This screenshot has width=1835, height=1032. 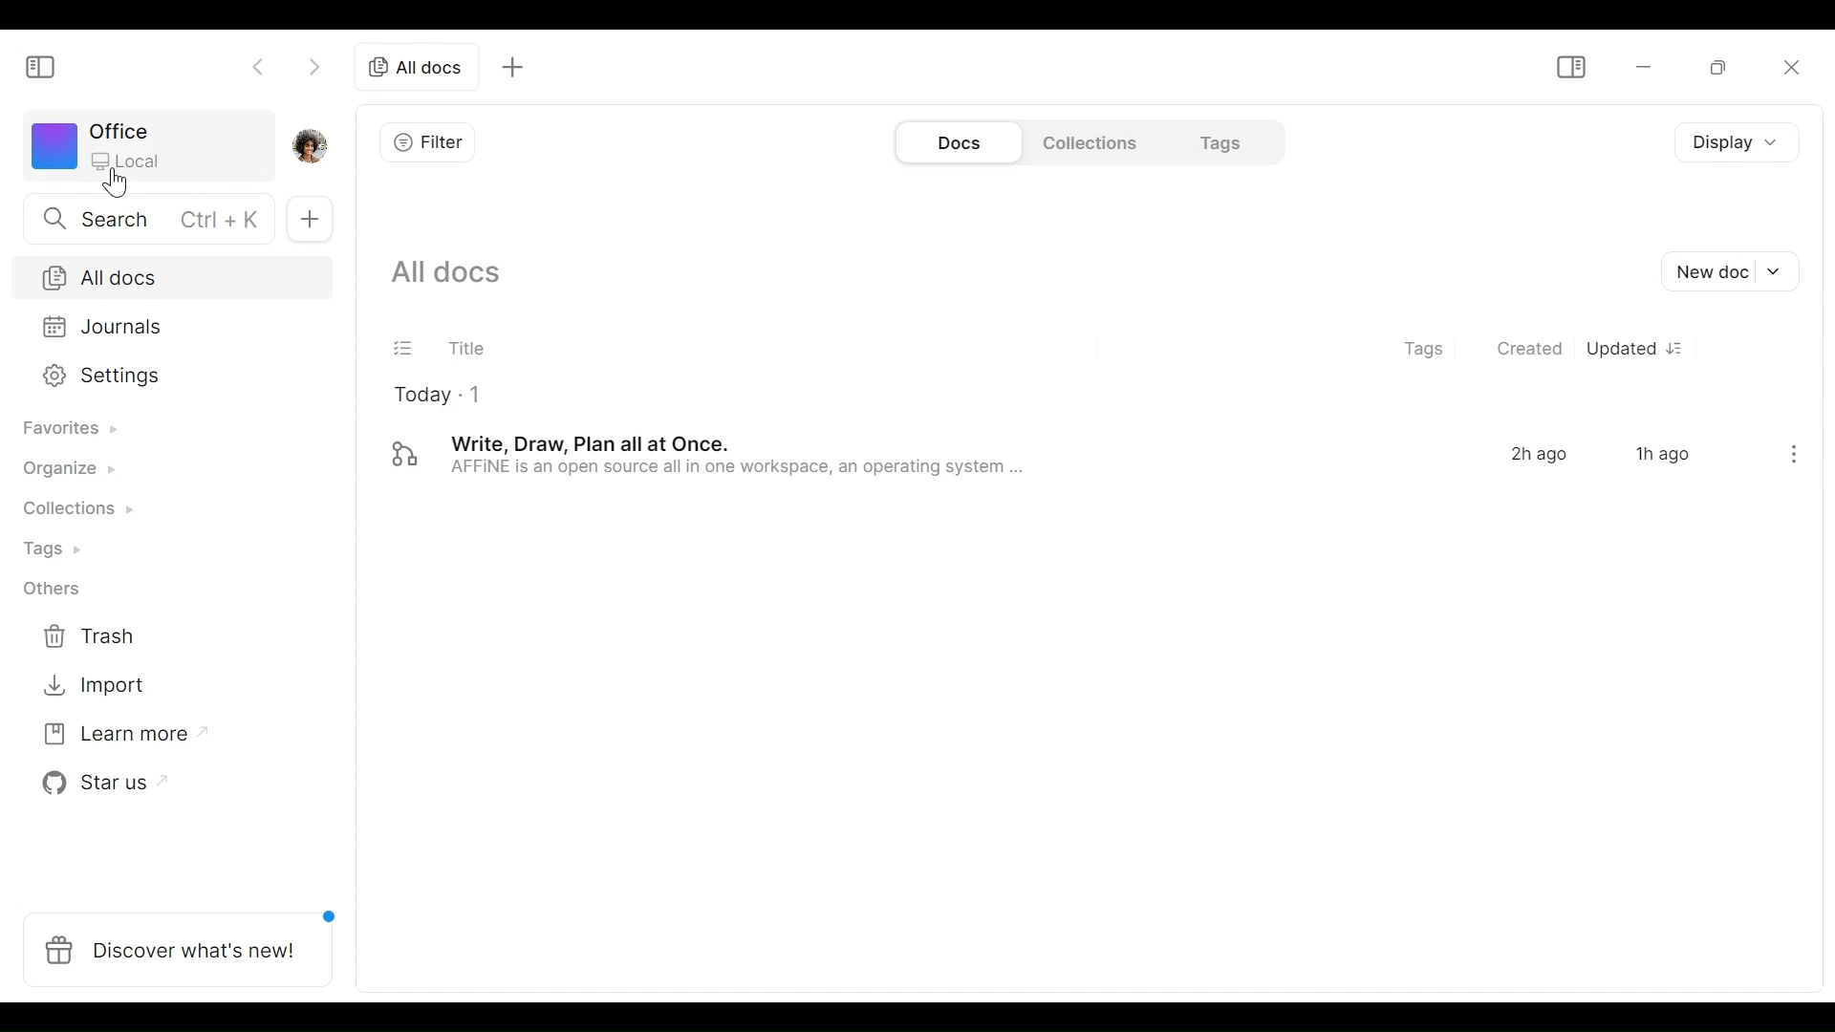 I want to click on cursor, so click(x=116, y=183).